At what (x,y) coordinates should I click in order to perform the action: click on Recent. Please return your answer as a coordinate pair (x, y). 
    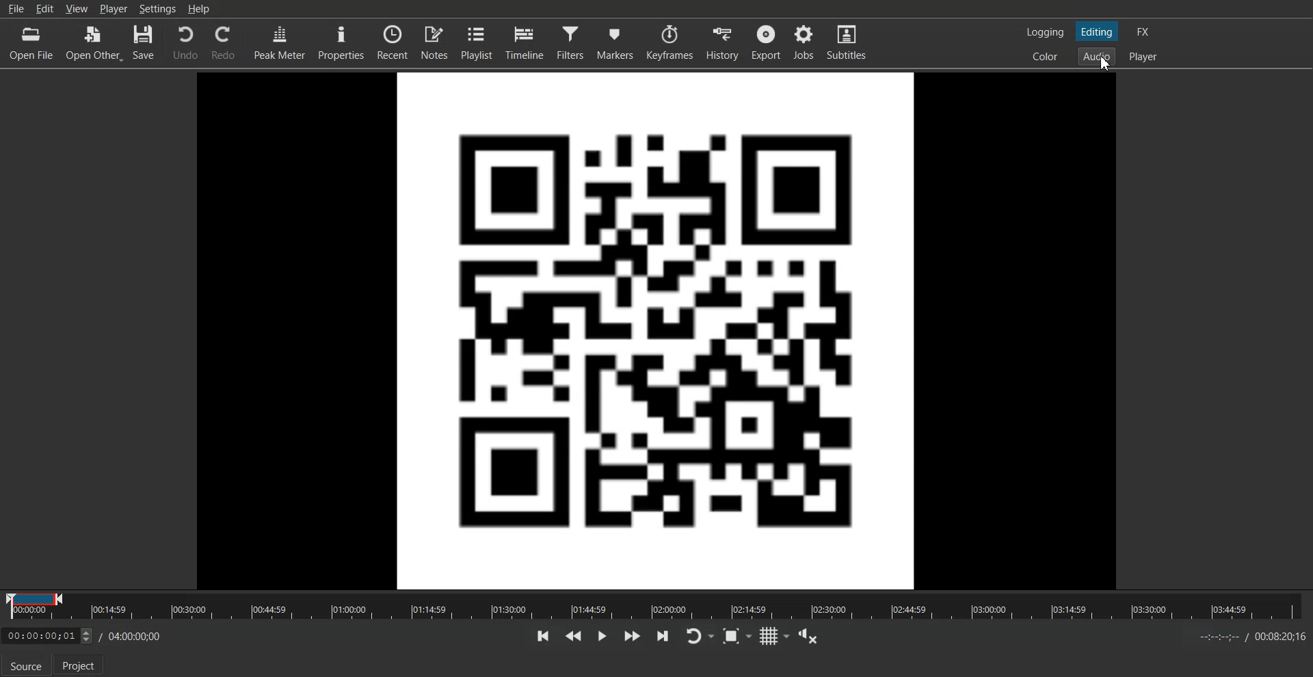
    Looking at the image, I should click on (393, 43).